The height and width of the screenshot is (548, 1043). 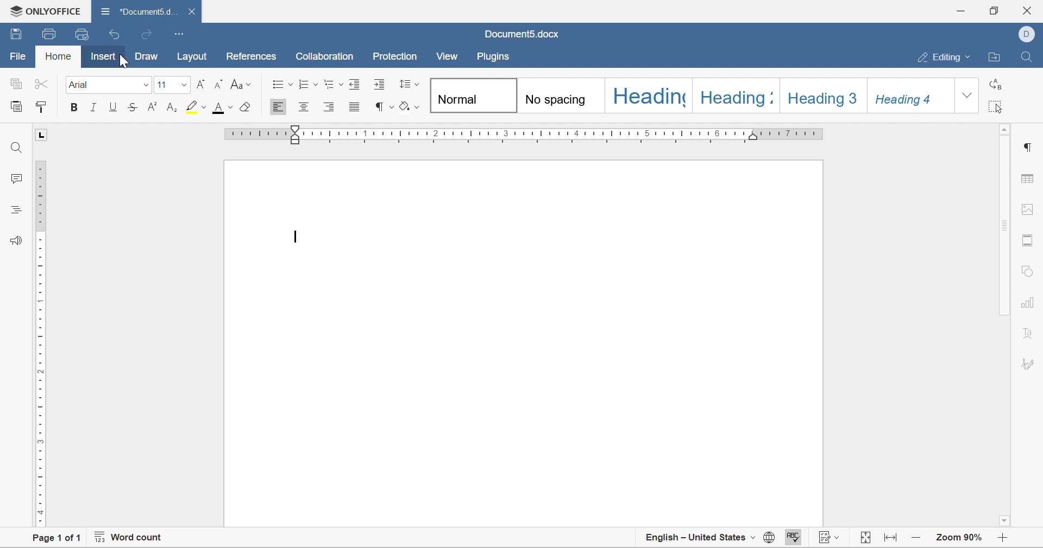 I want to click on decrement font size, so click(x=217, y=84).